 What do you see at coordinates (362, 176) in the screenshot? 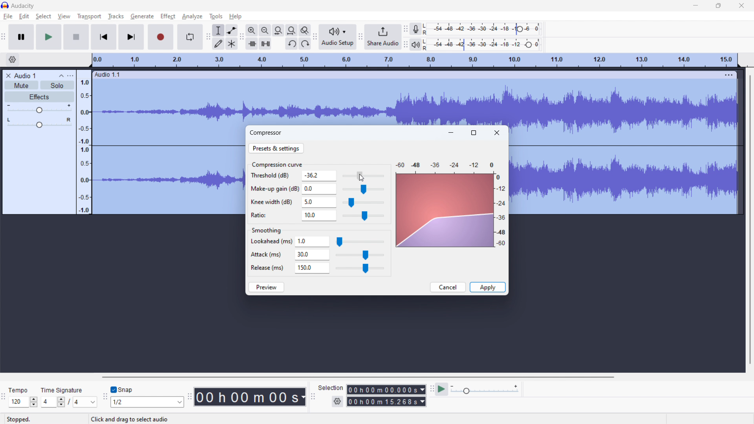
I see `thresh hold slider (sliding down) ` at bounding box center [362, 176].